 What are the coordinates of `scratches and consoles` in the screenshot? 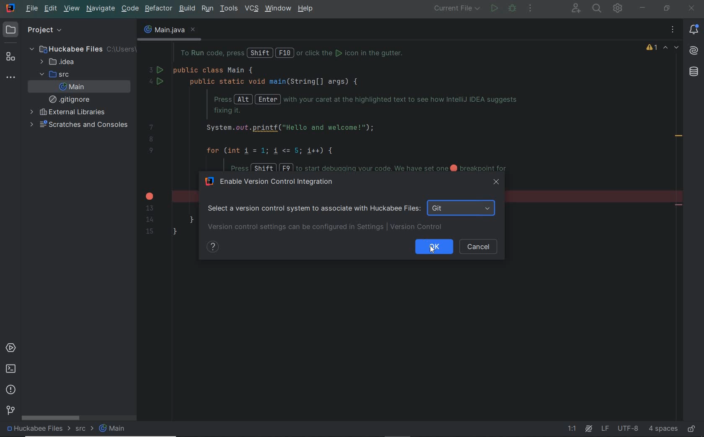 It's located at (80, 125).